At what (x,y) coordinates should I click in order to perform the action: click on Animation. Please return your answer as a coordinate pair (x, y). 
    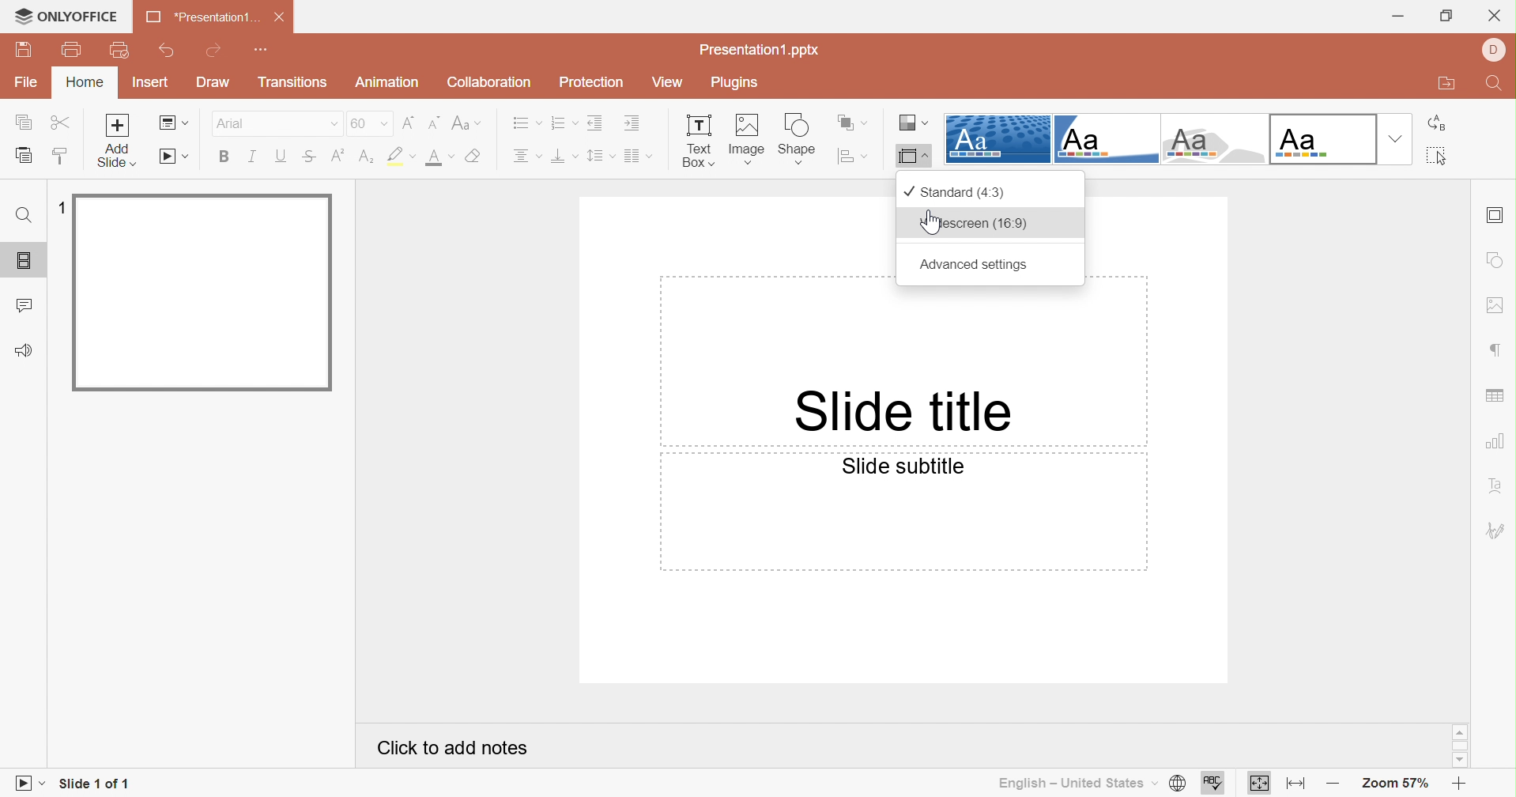
    Looking at the image, I should click on (387, 82).